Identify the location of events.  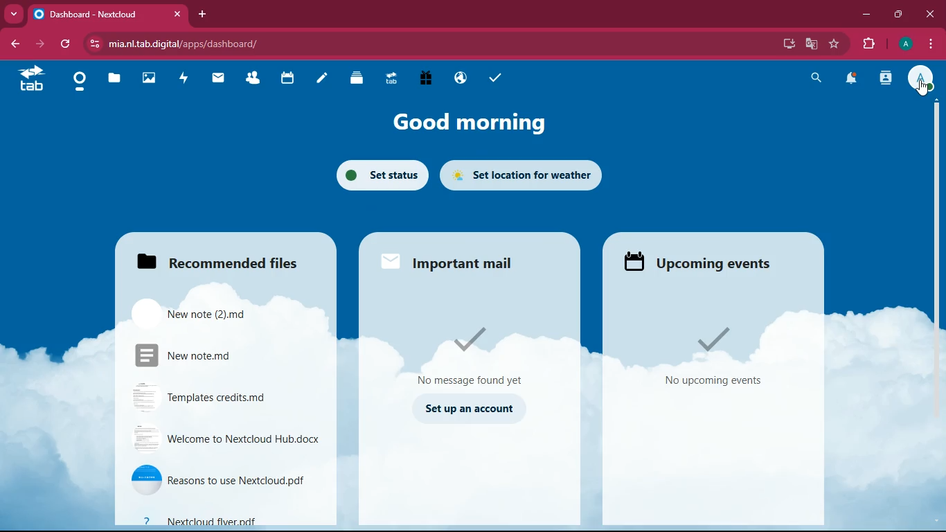
(722, 357).